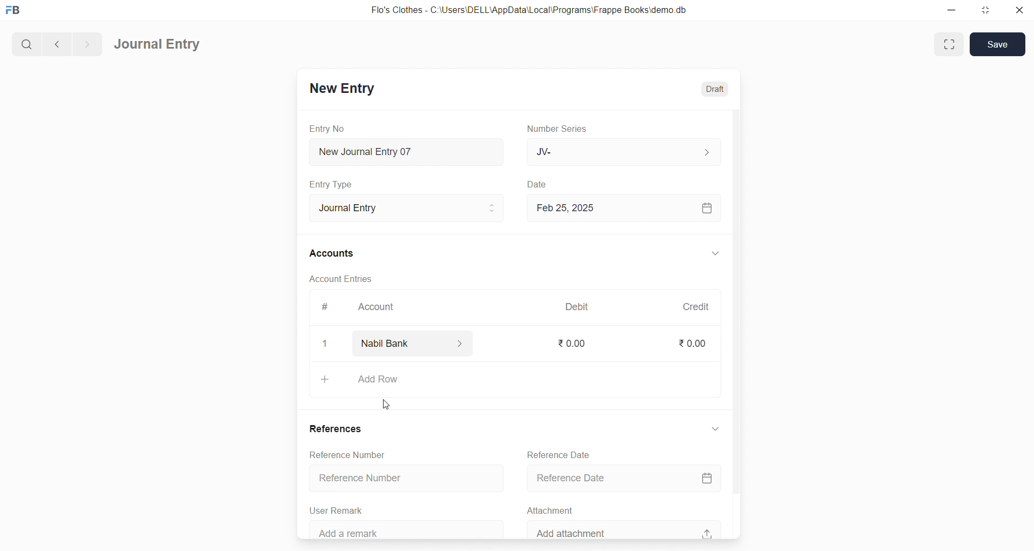  I want to click on logo, so click(16, 11).